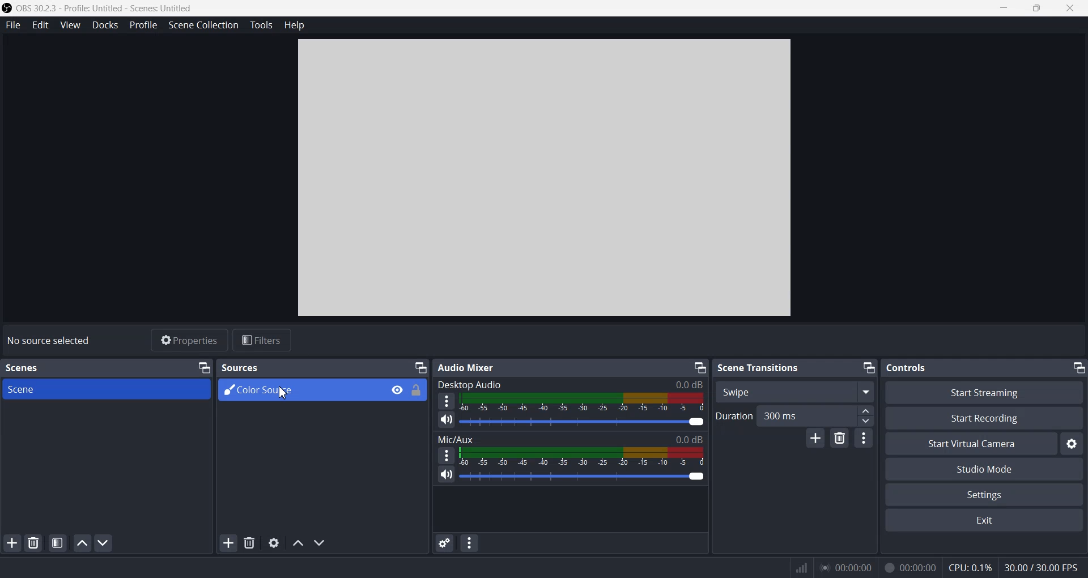 The width and height of the screenshot is (1088, 578). Describe the element at coordinates (70, 24) in the screenshot. I see `View` at that location.